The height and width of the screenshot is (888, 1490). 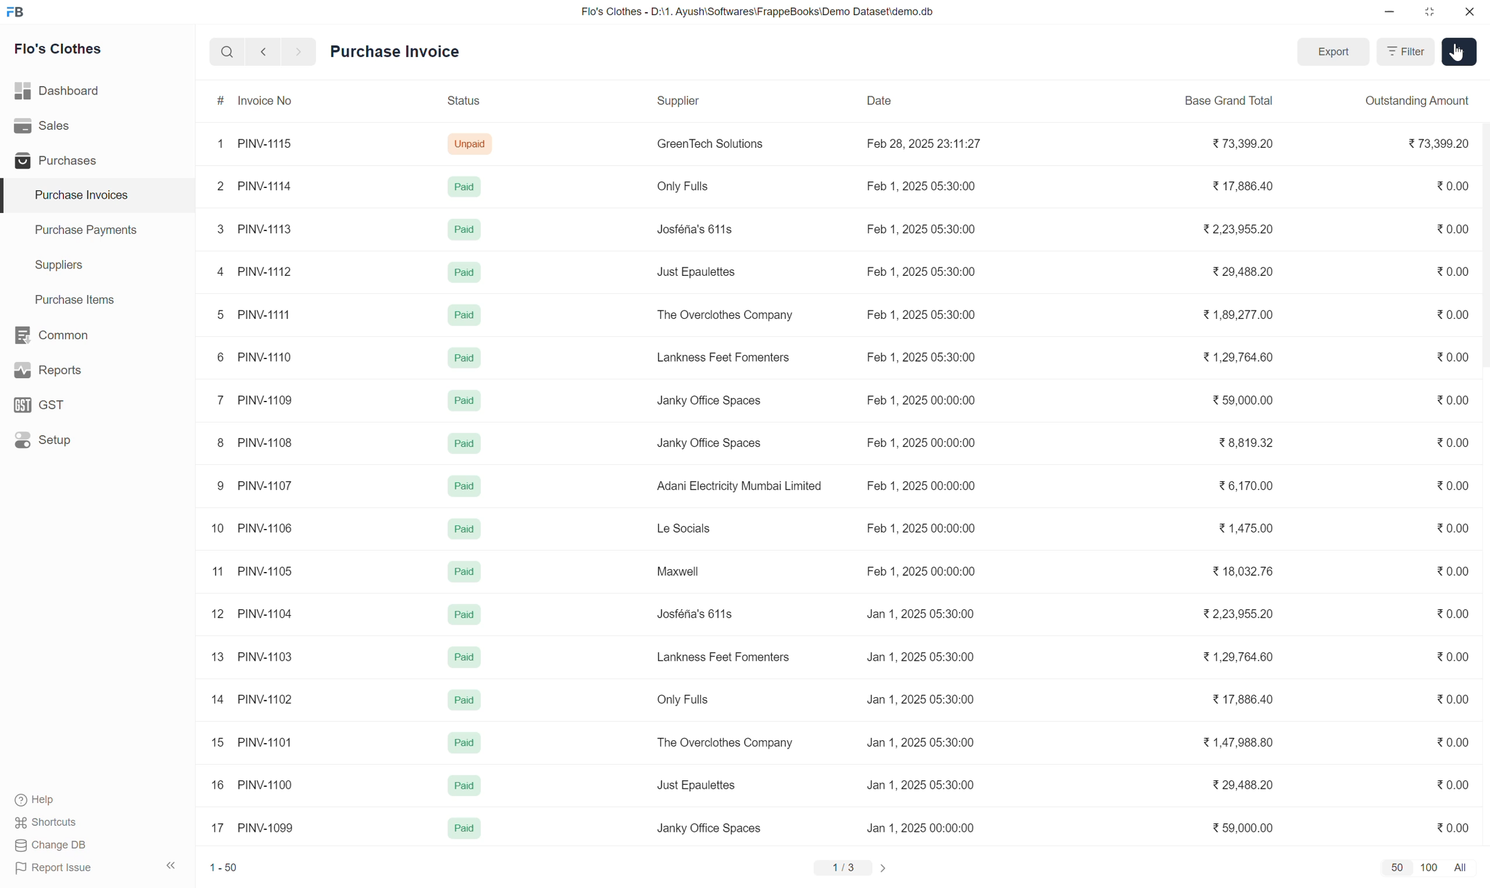 What do you see at coordinates (48, 801) in the screenshot?
I see ` Help` at bounding box center [48, 801].